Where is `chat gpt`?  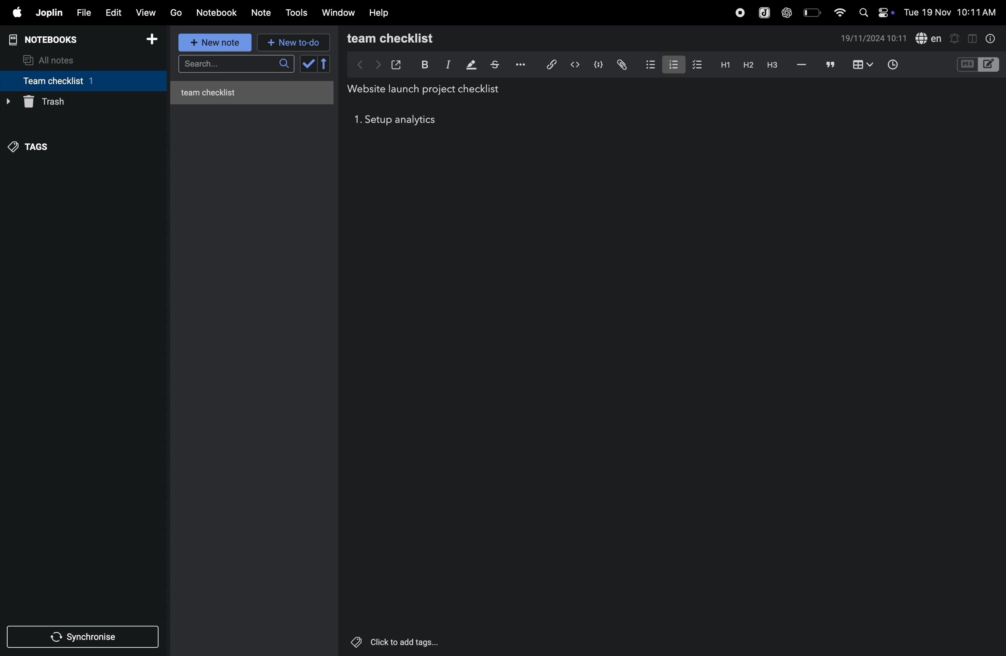
chat gpt is located at coordinates (785, 12).